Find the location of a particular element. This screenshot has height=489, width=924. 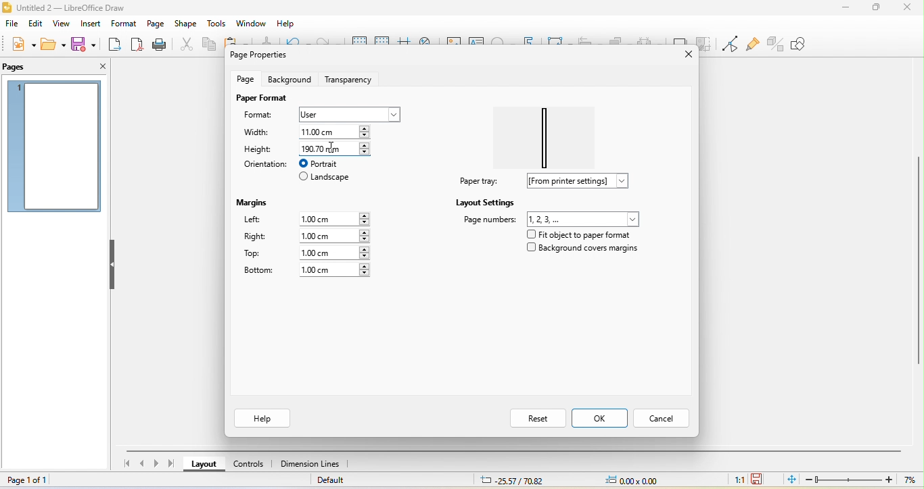

export directly as pdf is located at coordinates (137, 45).